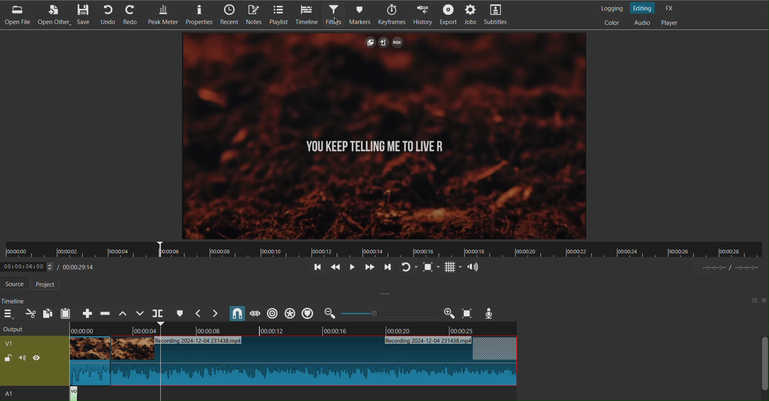 This screenshot has width=769, height=401. What do you see at coordinates (409, 267) in the screenshot?
I see `Refresh` at bounding box center [409, 267].